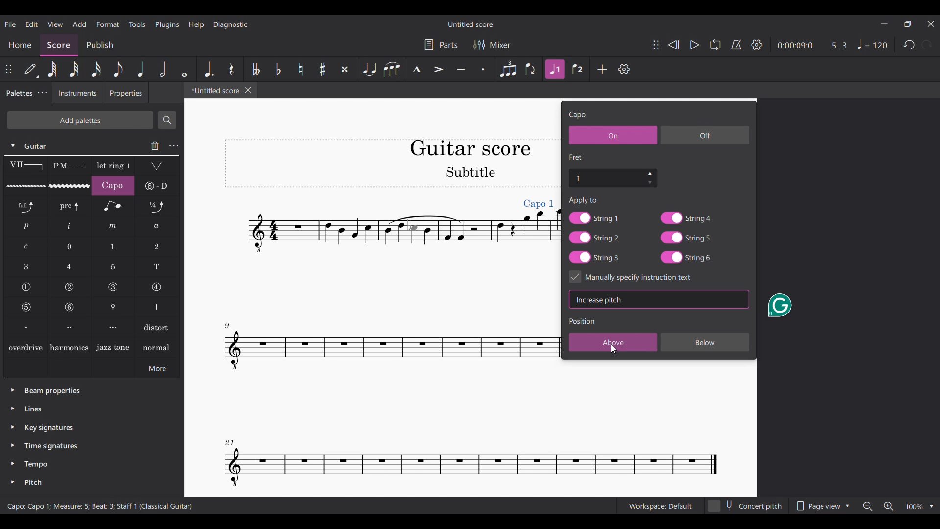  Describe the element at coordinates (113, 226) in the screenshot. I see `RH guitar fingering m` at that location.